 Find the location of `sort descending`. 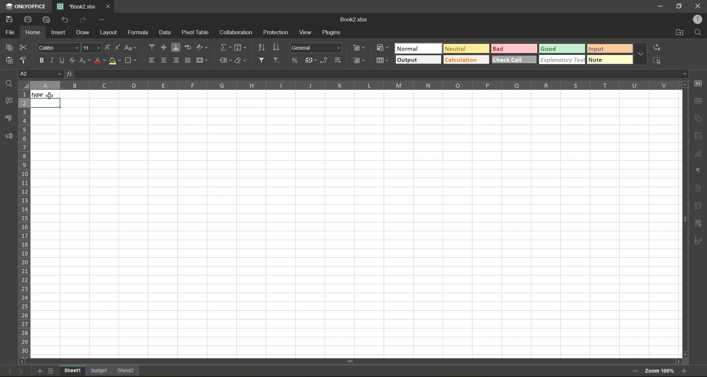

sort descending is located at coordinates (277, 47).